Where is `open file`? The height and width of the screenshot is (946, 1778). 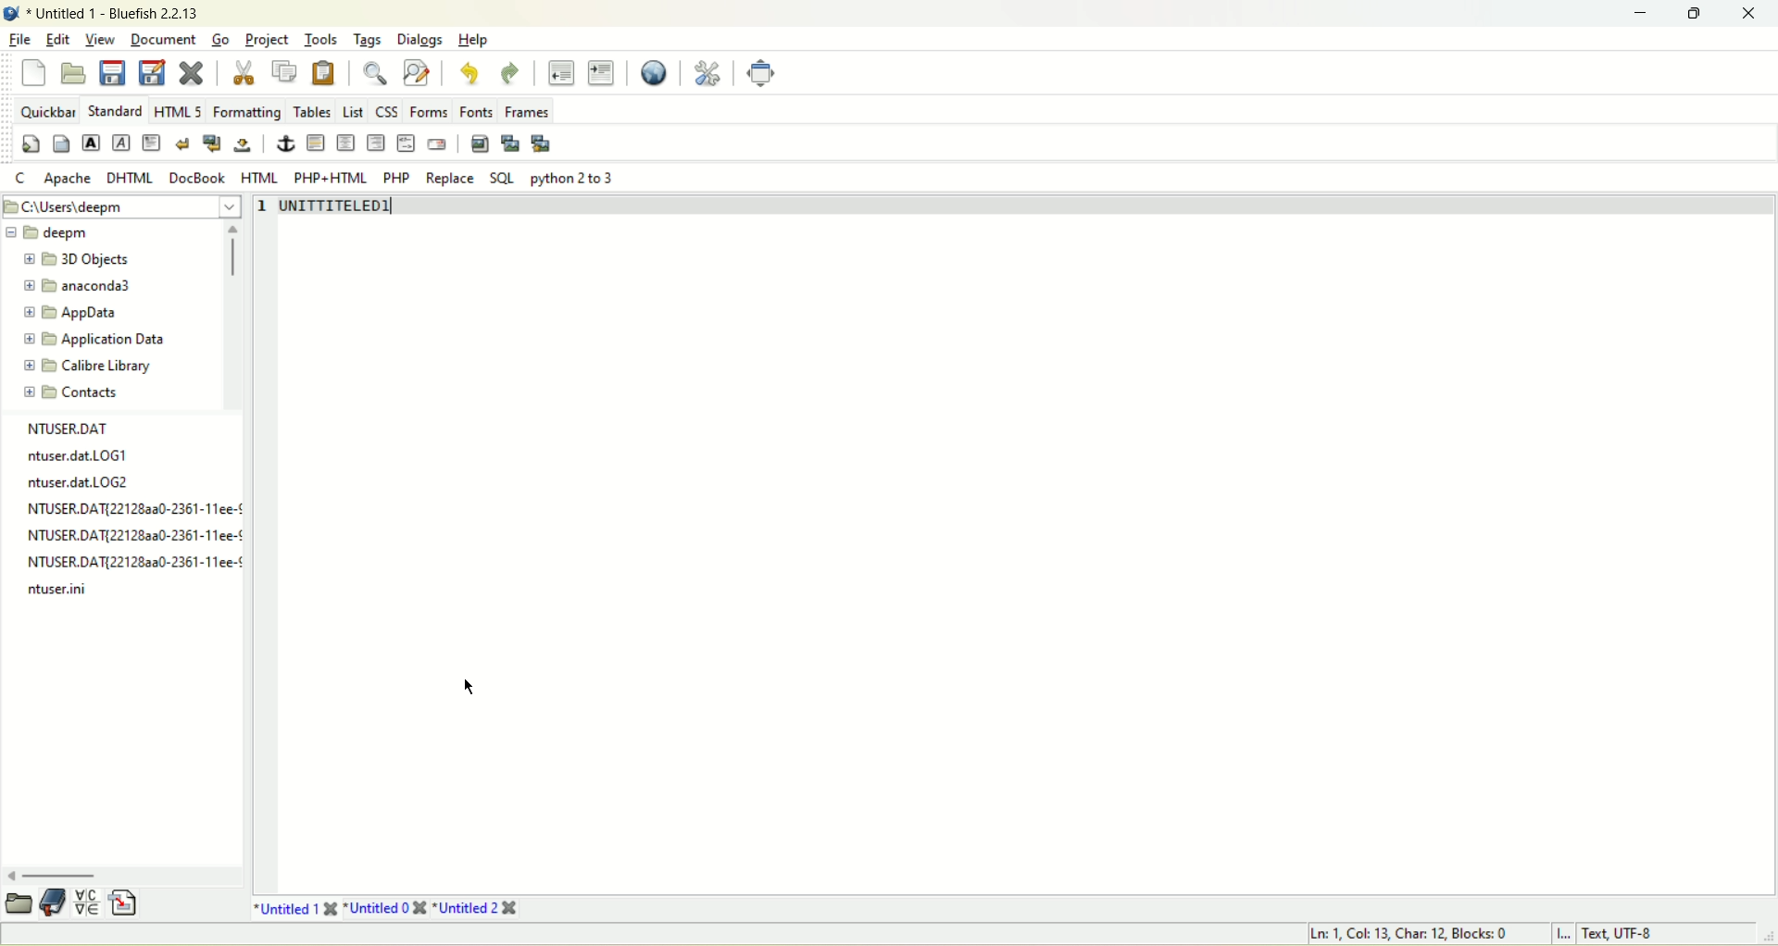 open file is located at coordinates (72, 72).